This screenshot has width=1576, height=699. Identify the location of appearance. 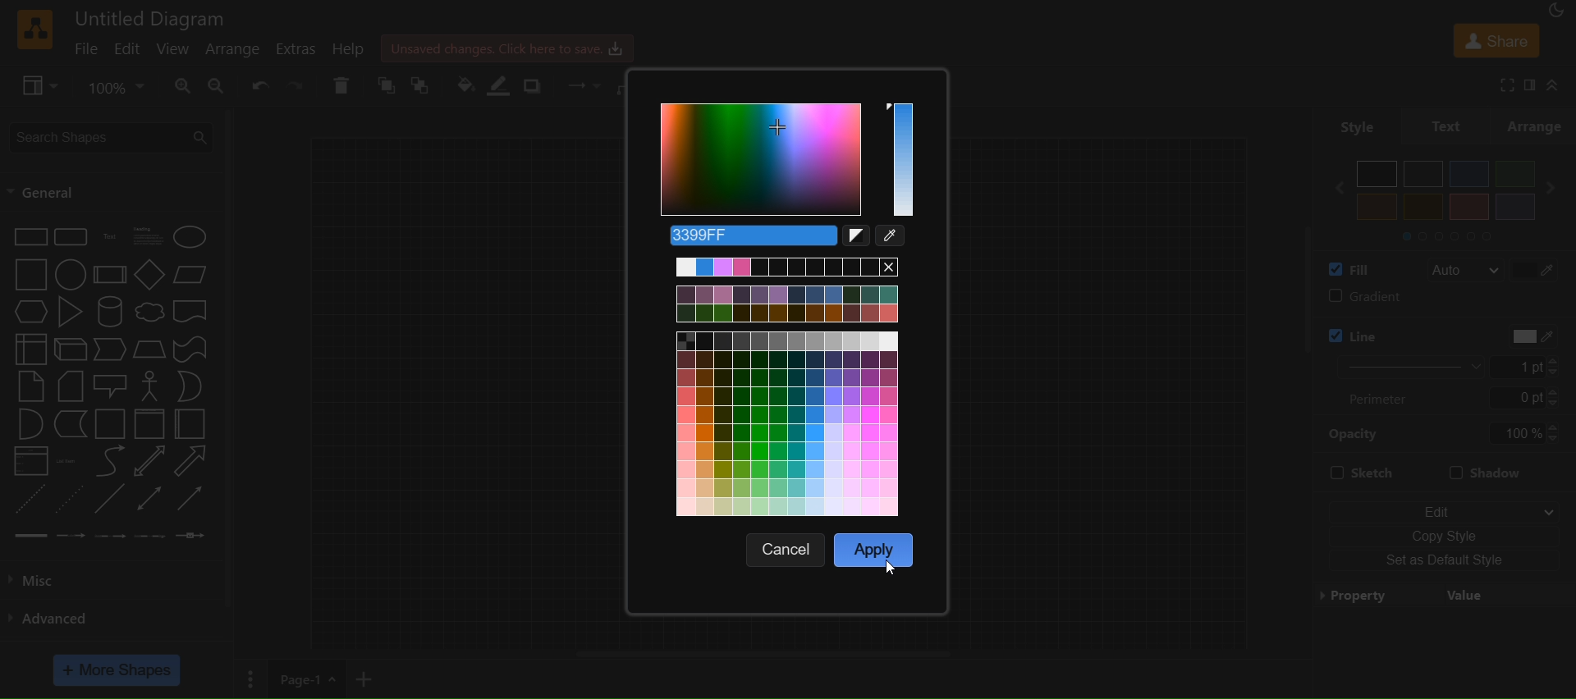
(1560, 12).